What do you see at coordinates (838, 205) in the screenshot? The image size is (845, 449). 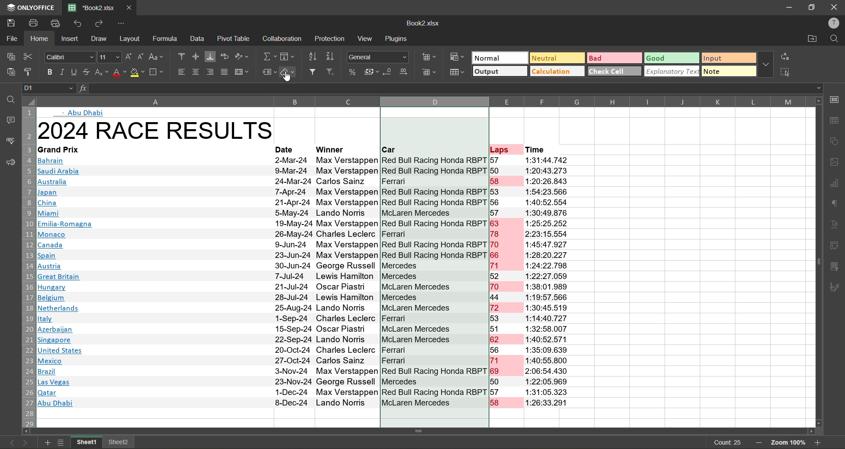 I see `paragraph` at bounding box center [838, 205].